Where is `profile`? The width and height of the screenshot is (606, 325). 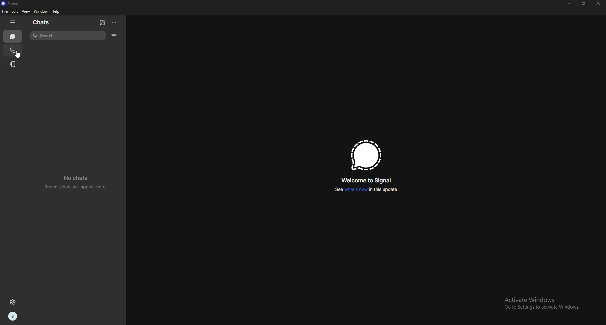 profile is located at coordinates (14, 316).